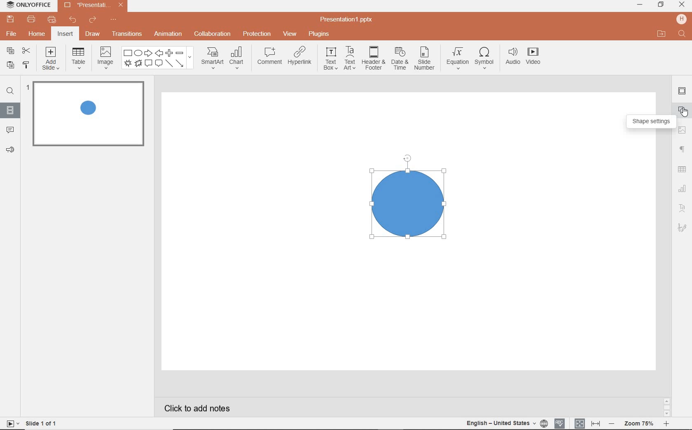 The width and height of the screenshot is (692, 430). What do you see at coordinates (105, 59) in the screenshot?
I see `image` at bounding box center [105, 59].